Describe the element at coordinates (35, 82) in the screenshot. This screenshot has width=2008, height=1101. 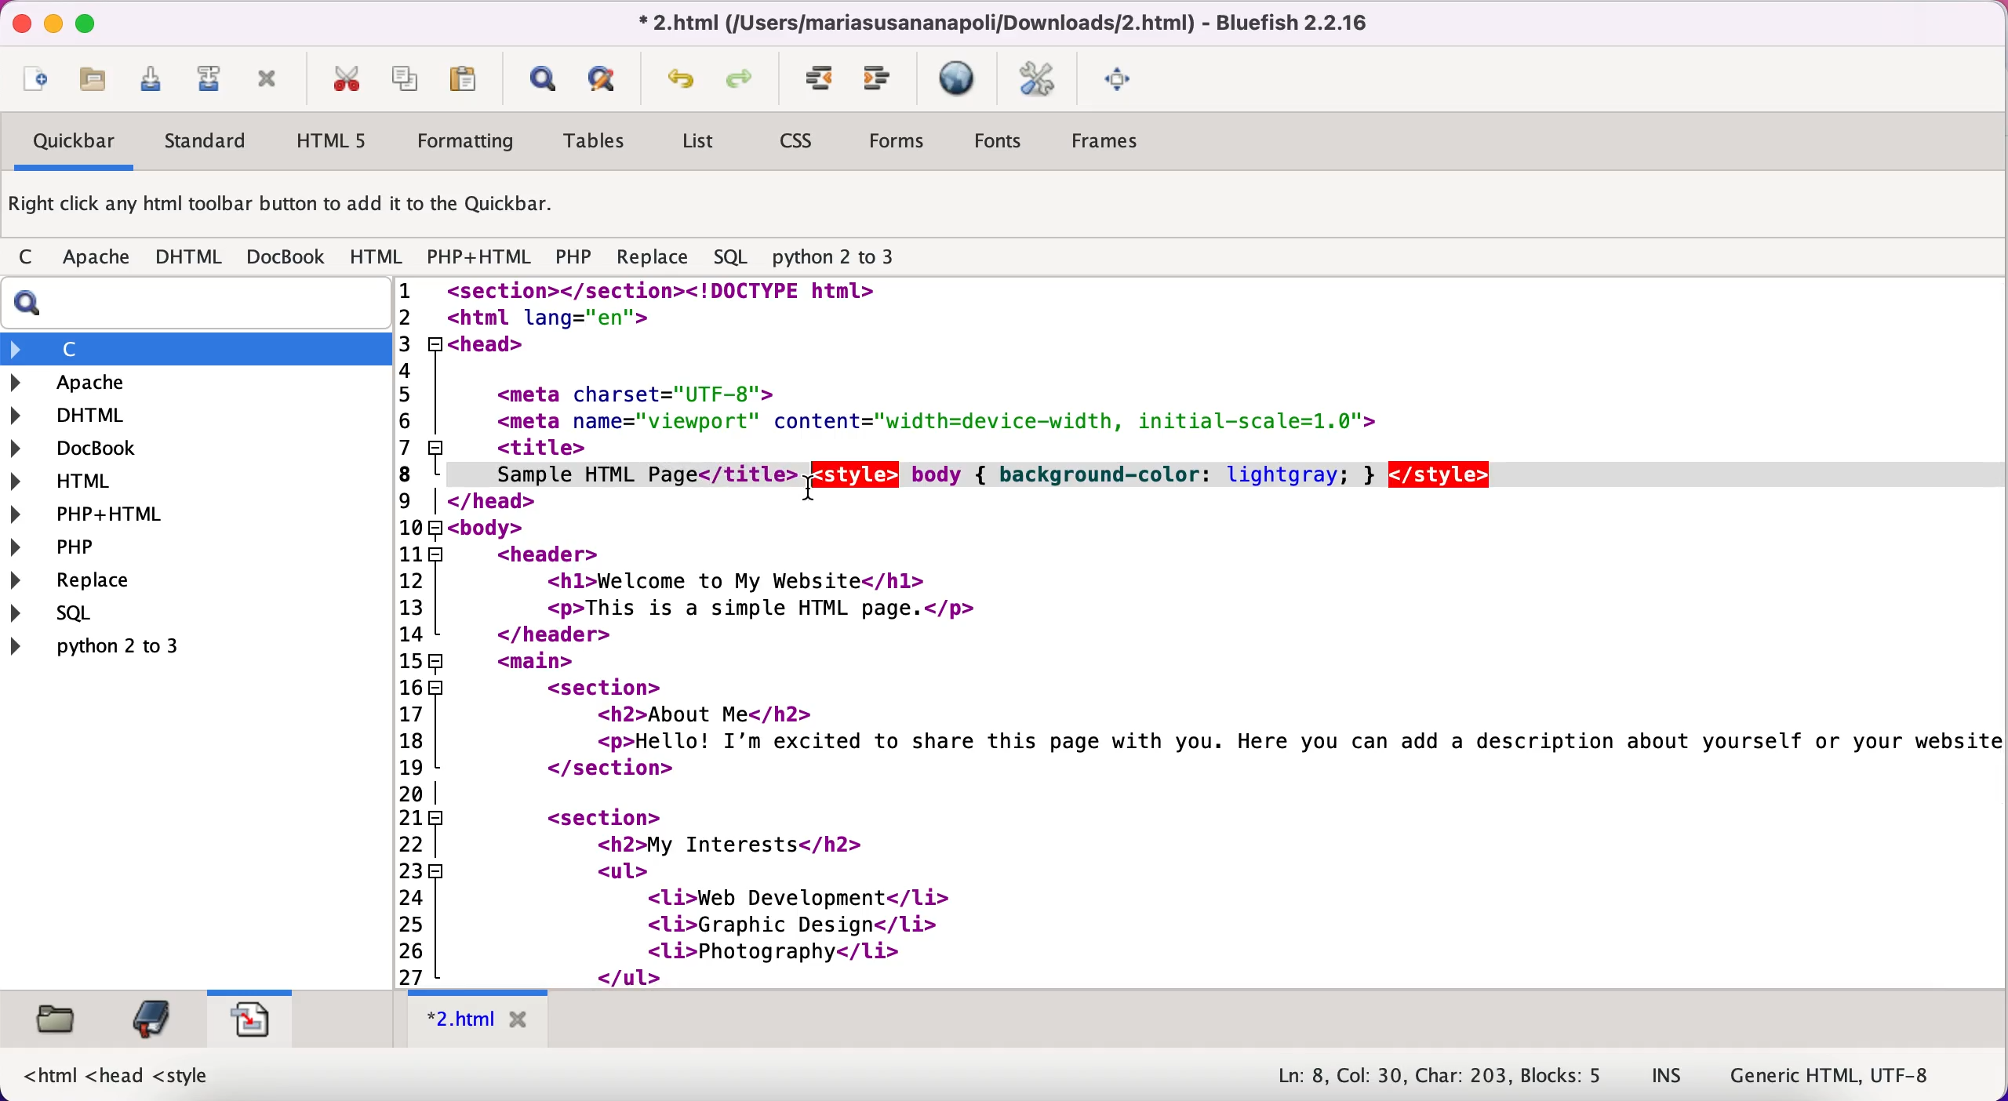
I see `new file` at that location.